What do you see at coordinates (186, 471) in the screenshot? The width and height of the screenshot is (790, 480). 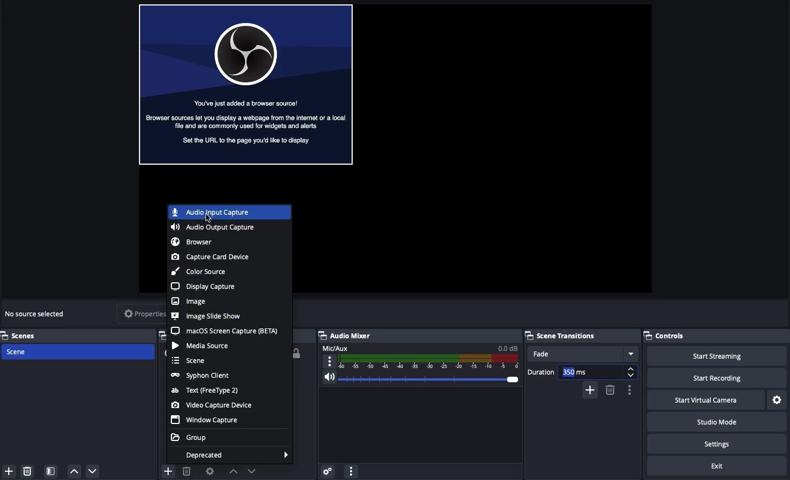 I see `Delete` at bounding box center [186, 471].